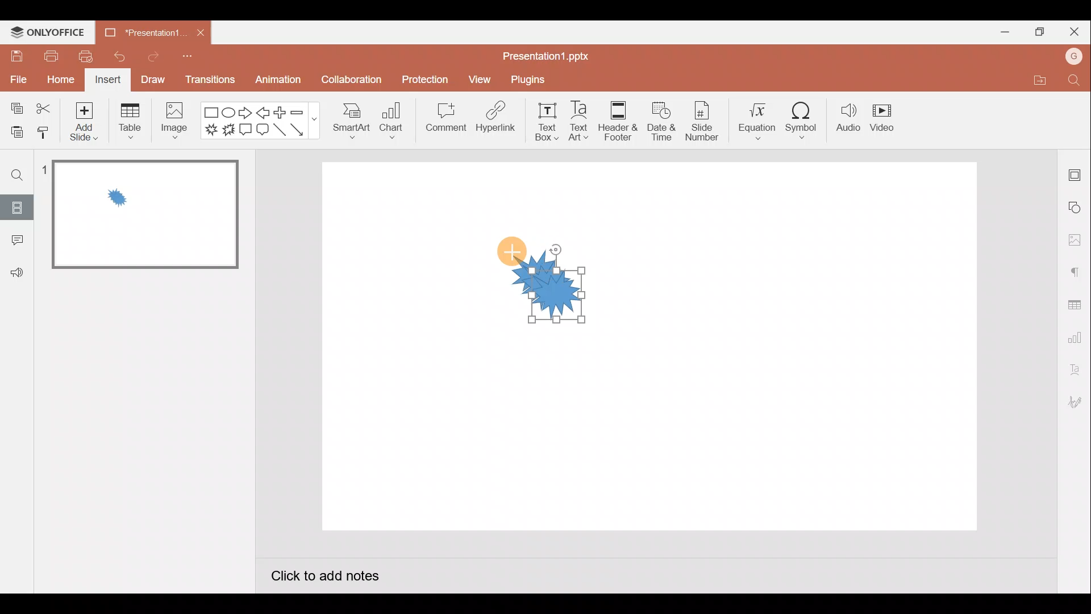 This screenshot has width=1091, height=614. I want to click on Comment, so click(16, 240).